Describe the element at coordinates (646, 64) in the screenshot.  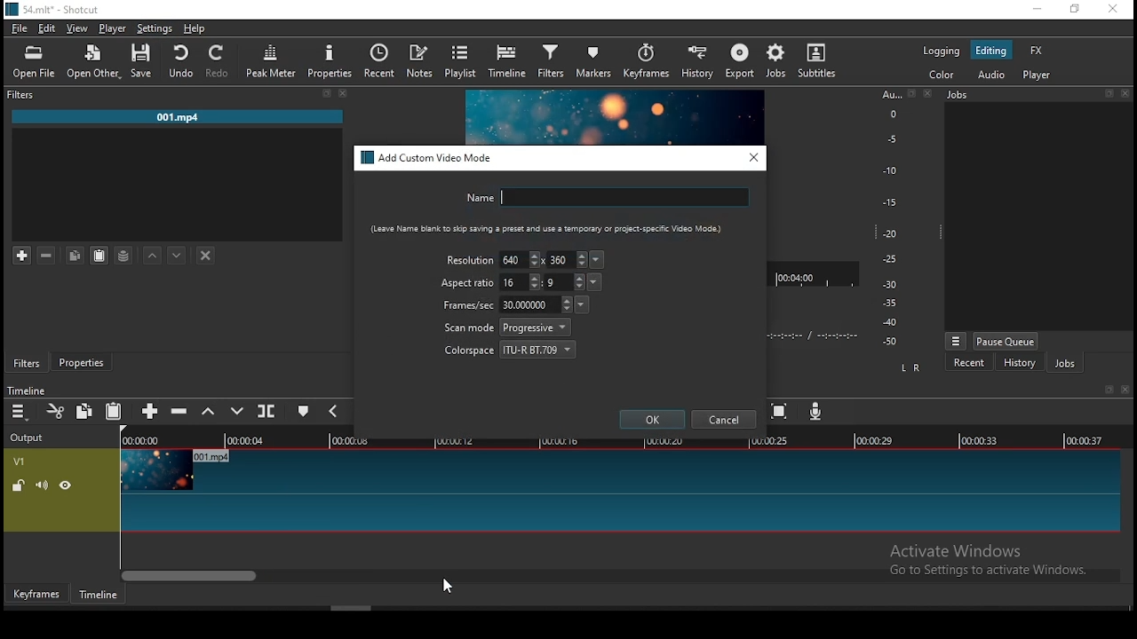
I see `keyframes` at that location.